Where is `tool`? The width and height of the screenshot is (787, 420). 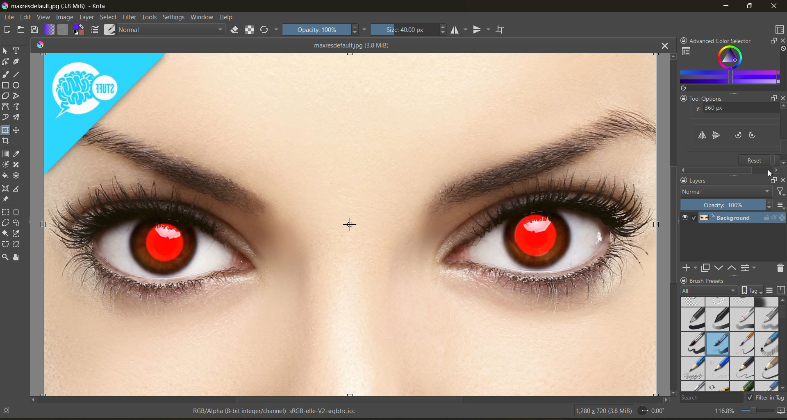
tool is located at coordinates (16, 62).